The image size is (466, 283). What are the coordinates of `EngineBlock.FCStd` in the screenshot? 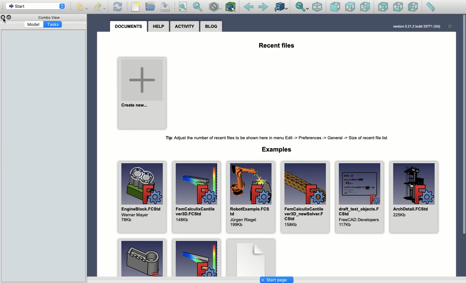 It's located at (143, 197).